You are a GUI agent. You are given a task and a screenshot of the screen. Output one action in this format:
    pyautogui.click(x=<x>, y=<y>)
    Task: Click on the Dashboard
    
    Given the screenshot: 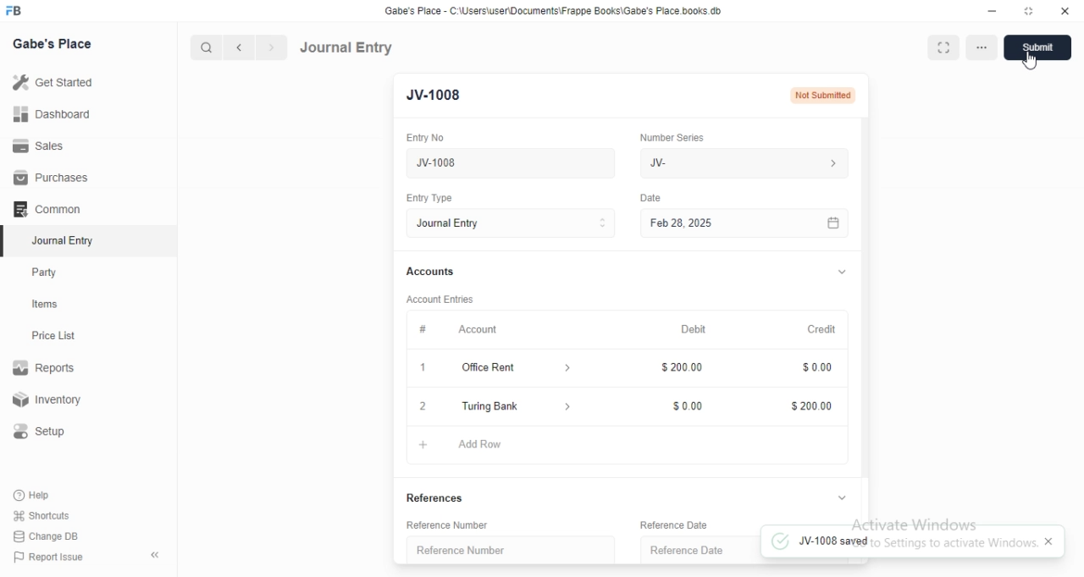 What is the action you would take?
    pyautogui.click(x=50, y=114)
    